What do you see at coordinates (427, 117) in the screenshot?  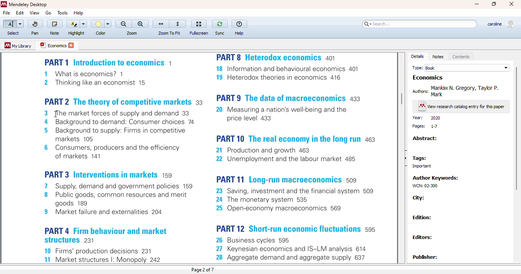 I see `Year: 2020` at bounding box center [427, 117].